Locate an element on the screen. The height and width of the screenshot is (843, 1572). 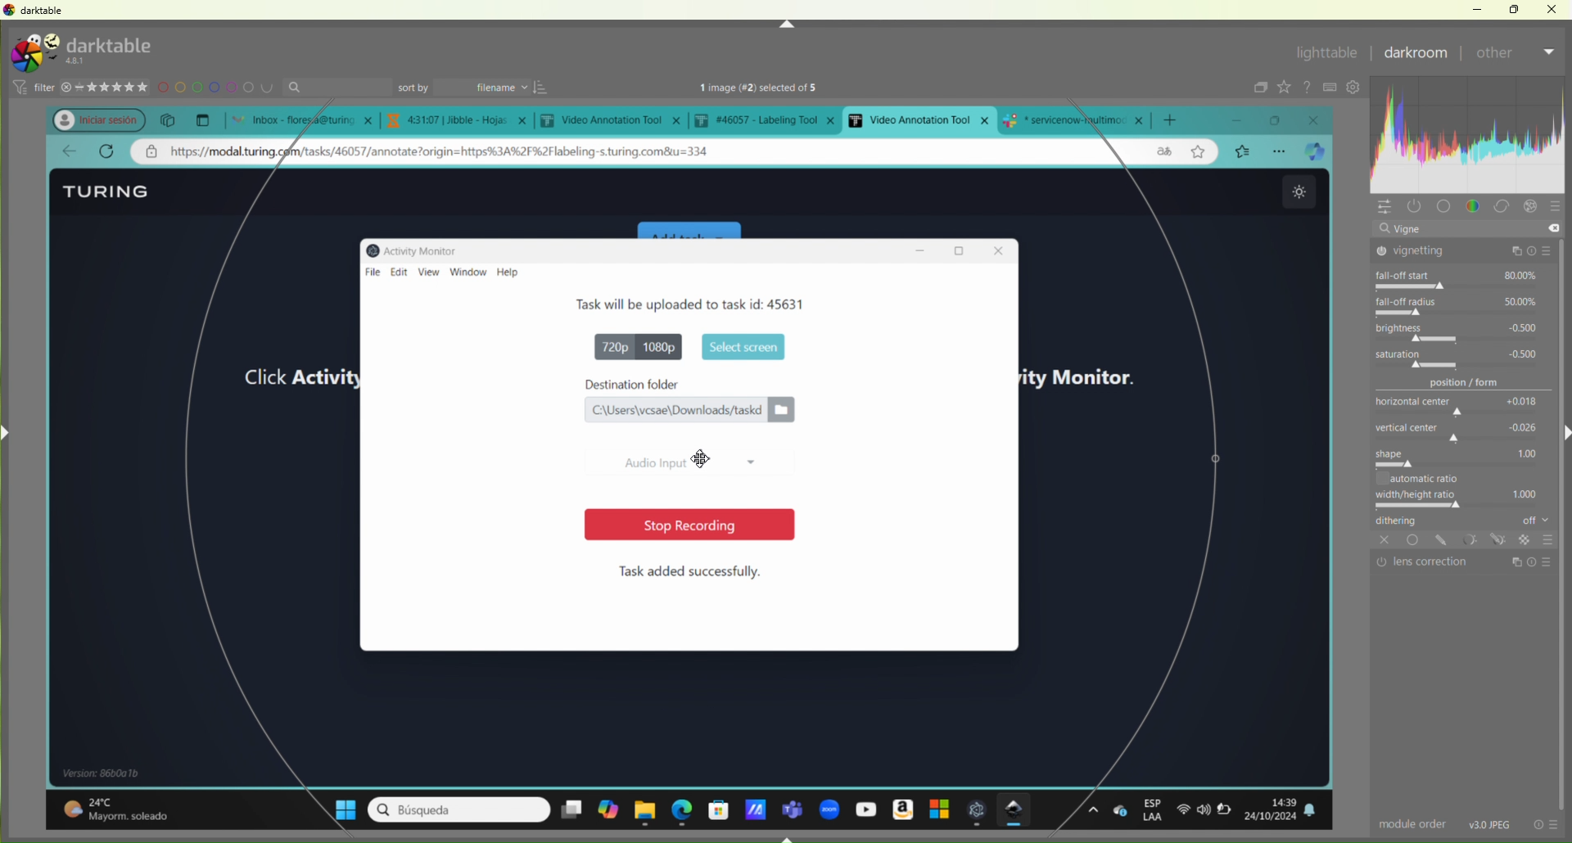
copilot is located at coordinates (608, 812).